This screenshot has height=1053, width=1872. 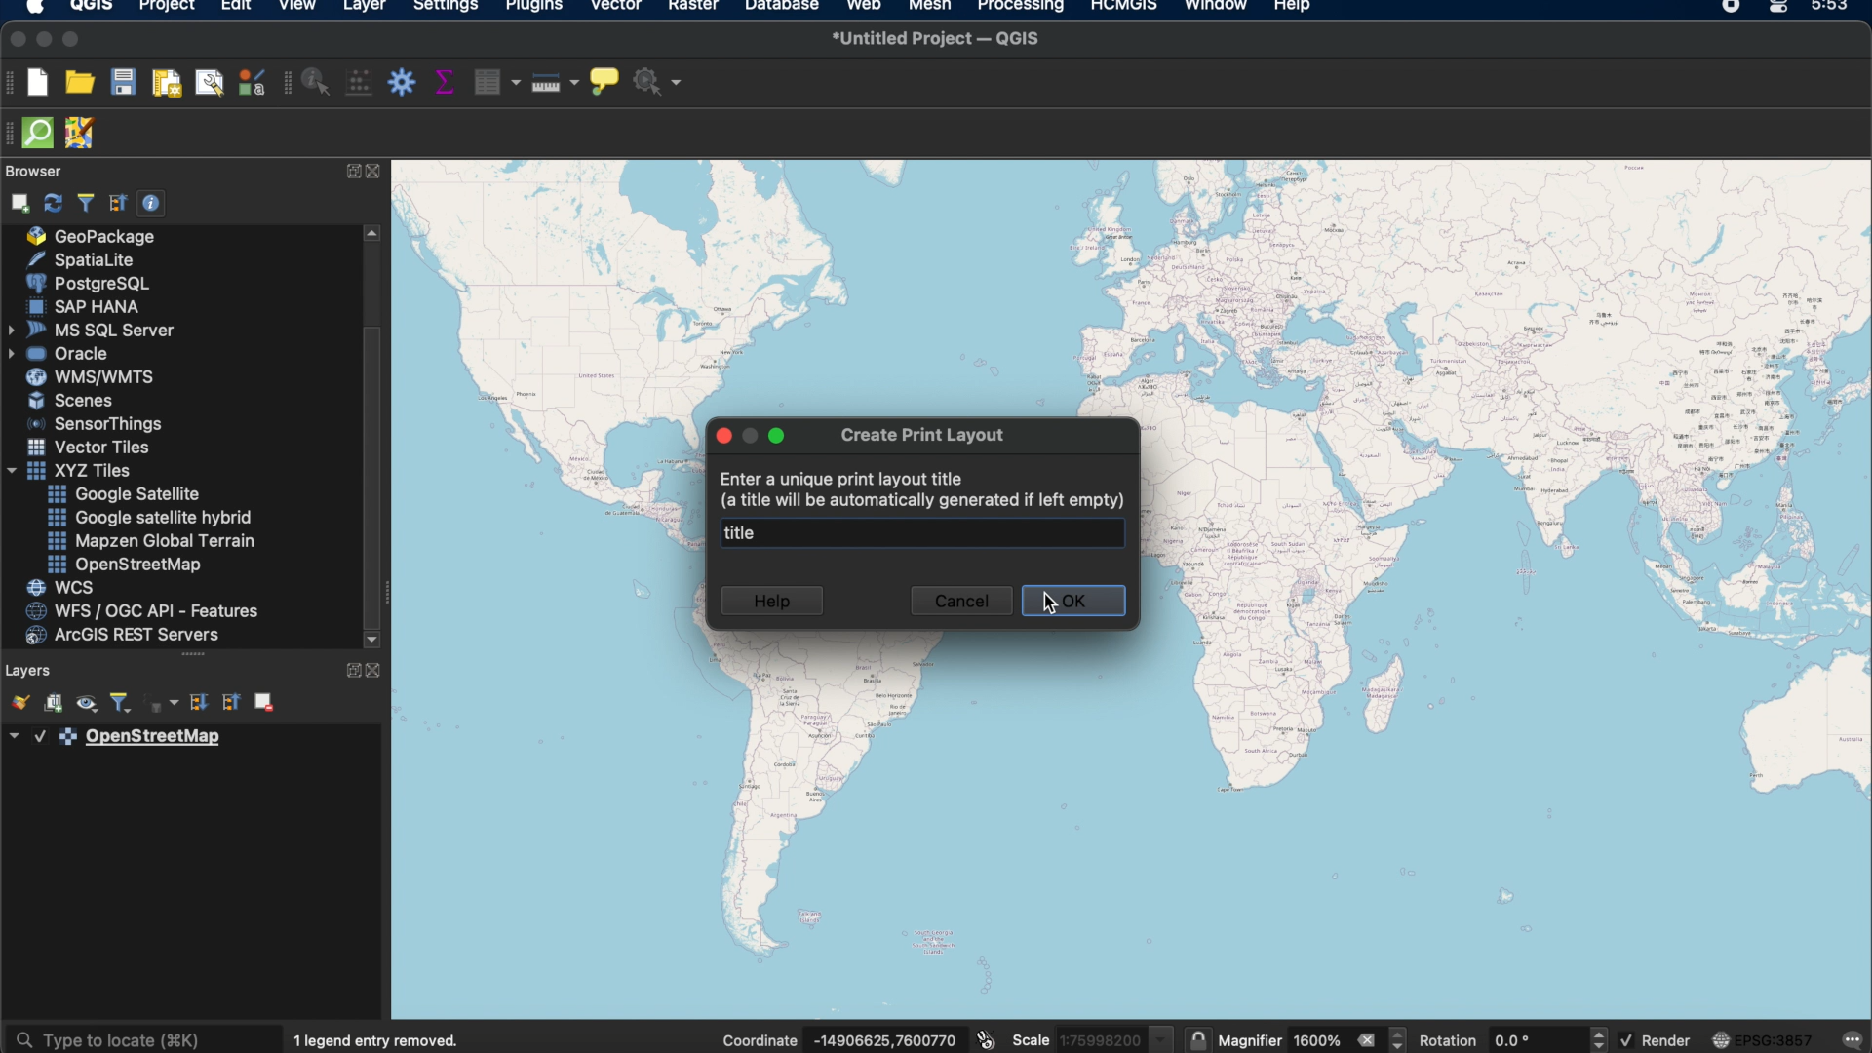 I want to click on cancel, so click(x=958, y=600).